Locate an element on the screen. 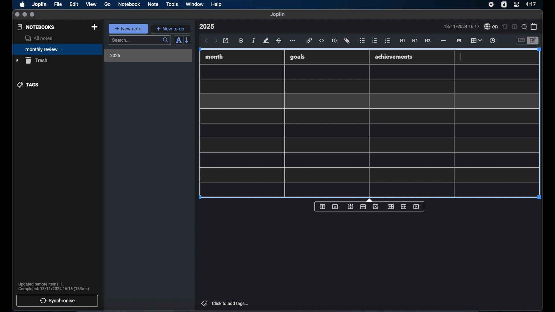 The height and width of the screenshot is (312, 555). delete column is located at coordinates (417, 207).